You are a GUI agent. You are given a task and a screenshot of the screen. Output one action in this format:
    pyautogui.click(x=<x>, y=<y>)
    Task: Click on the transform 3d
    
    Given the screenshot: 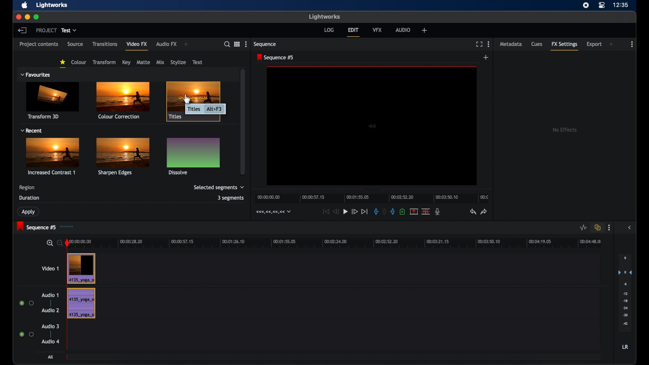 What is the action you would take?
    pyautogui.click(x=53, y=100)
    